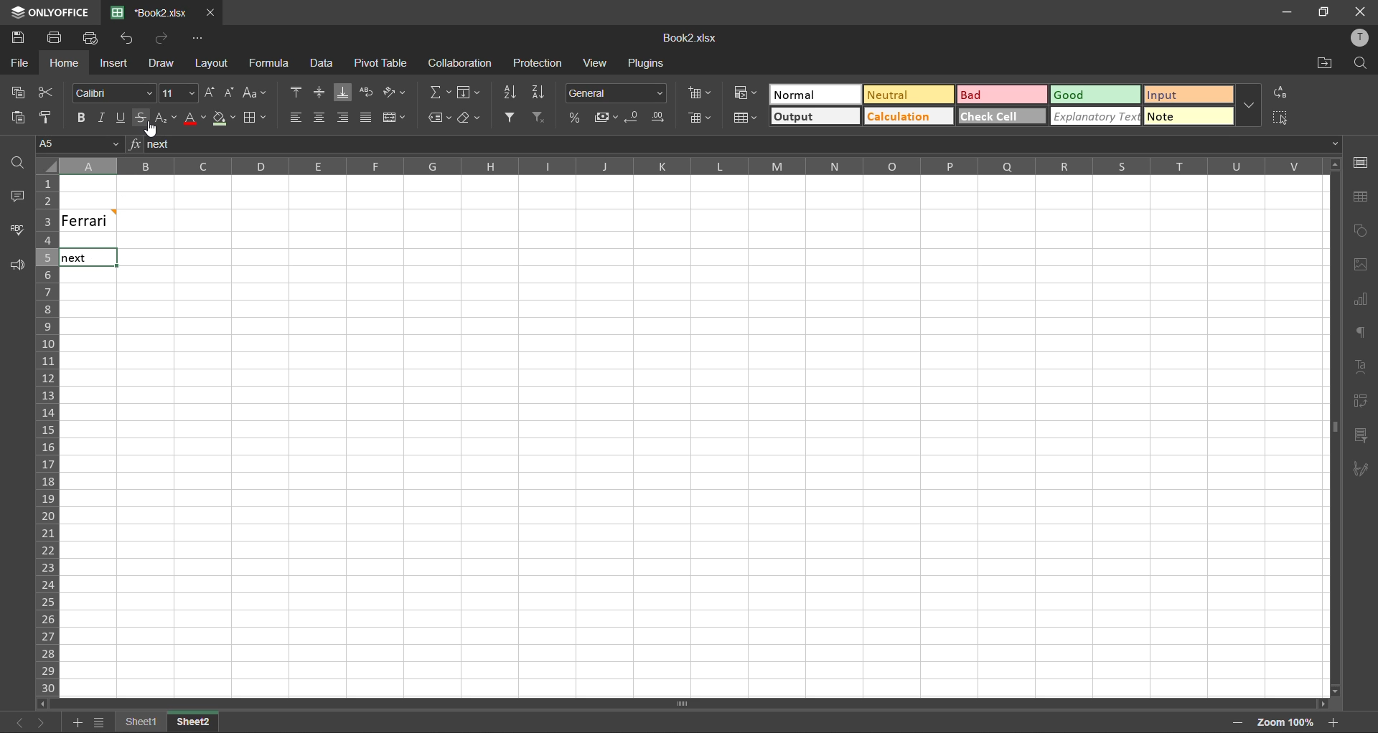  What do you see at coordinates (439, 92) in the screenshot?
I see `summation` at bounding box center [439, 92].